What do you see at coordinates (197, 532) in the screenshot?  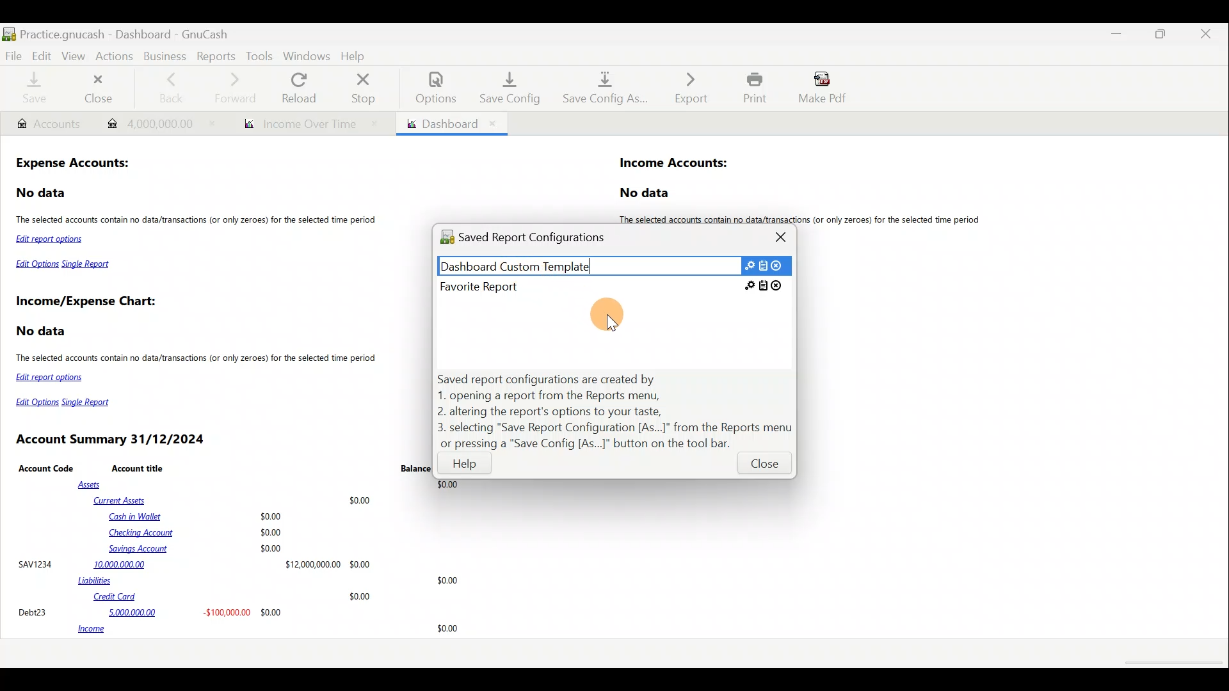 I see `Cash in Wallet $0.00
Checking Account $0.00
Savings Account $0.00` at bounding box center [197, 532].